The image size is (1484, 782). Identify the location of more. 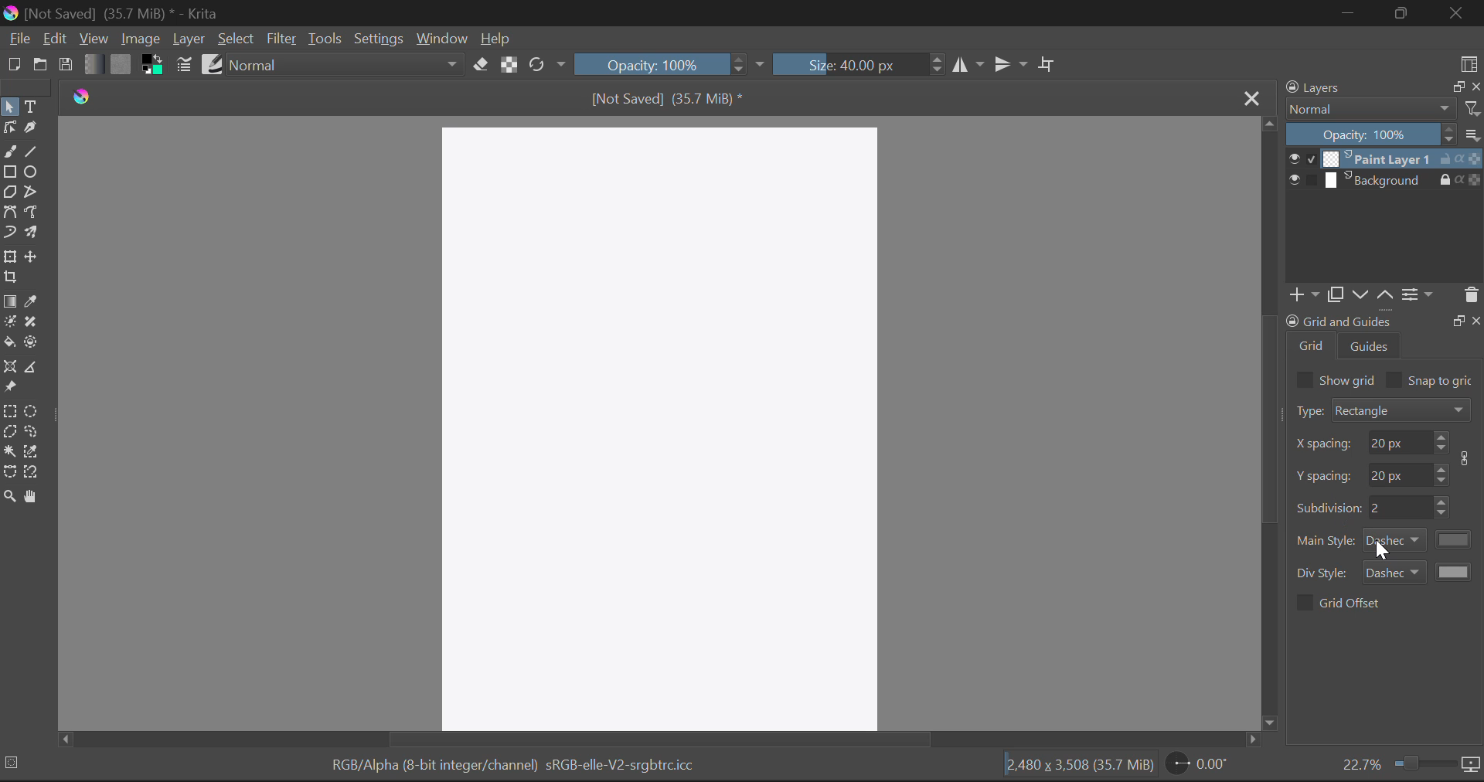
(1472, 134).